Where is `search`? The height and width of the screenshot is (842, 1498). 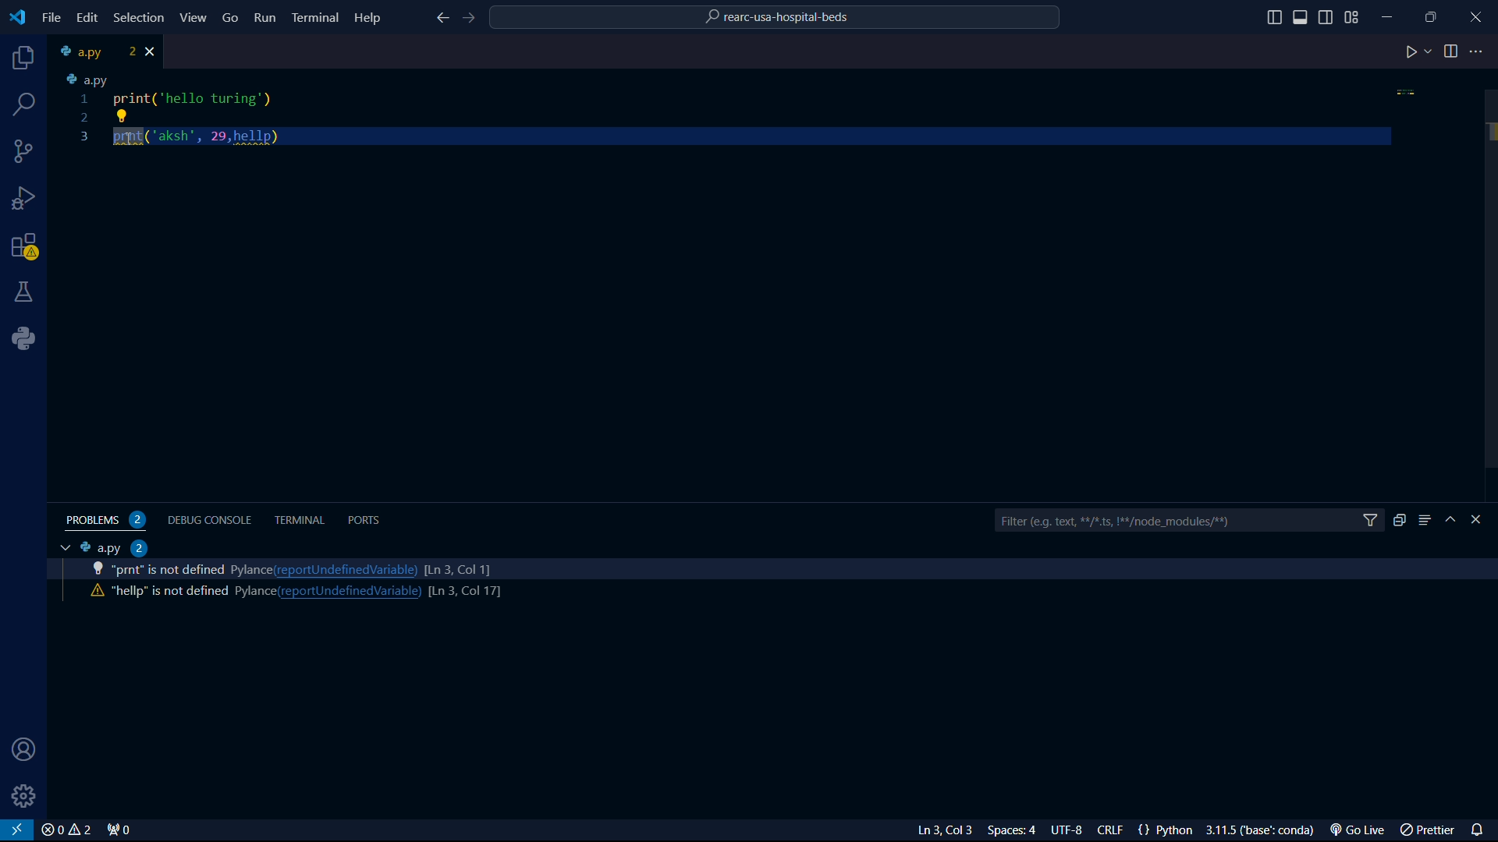 search is located at coordinates (26, 104).